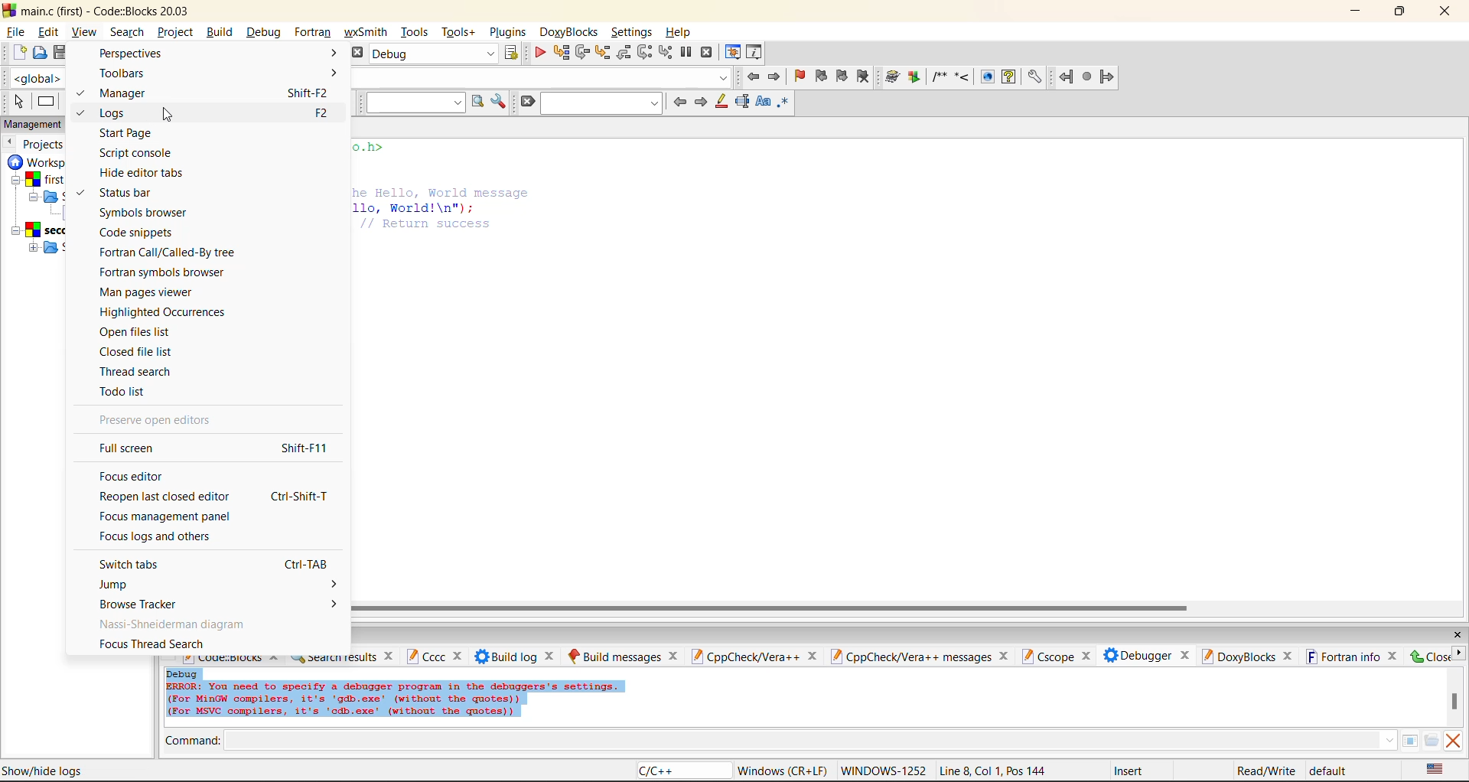  What do you see at coordinates (519, 656) in the screenshot?
I see `build log` at bounding box center [519, 656].